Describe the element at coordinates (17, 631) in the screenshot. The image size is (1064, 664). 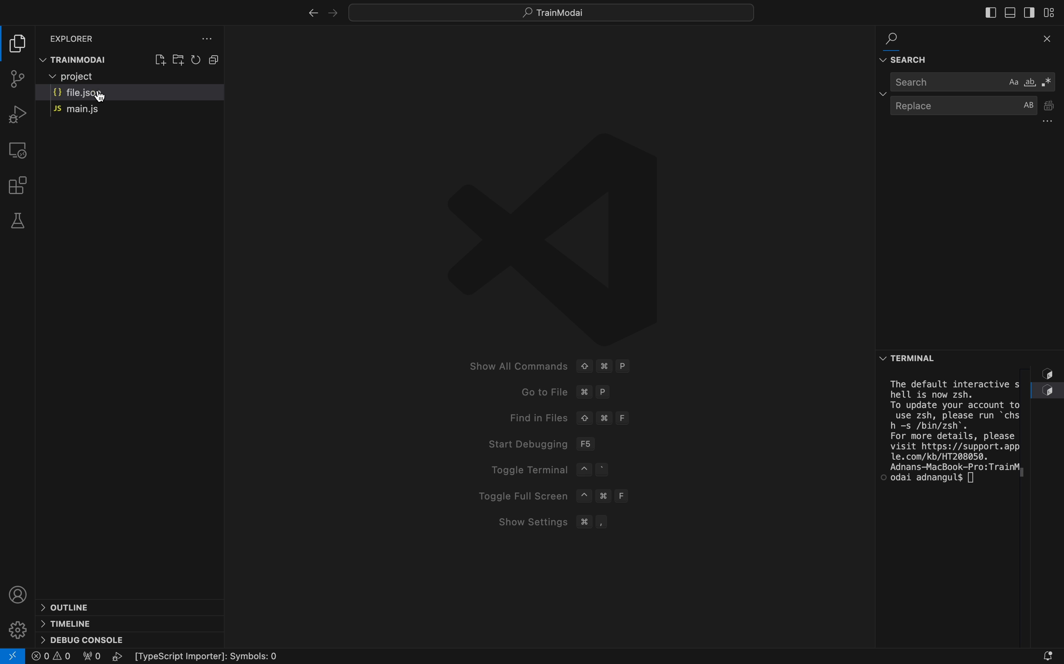
I see `Settings` at that location.